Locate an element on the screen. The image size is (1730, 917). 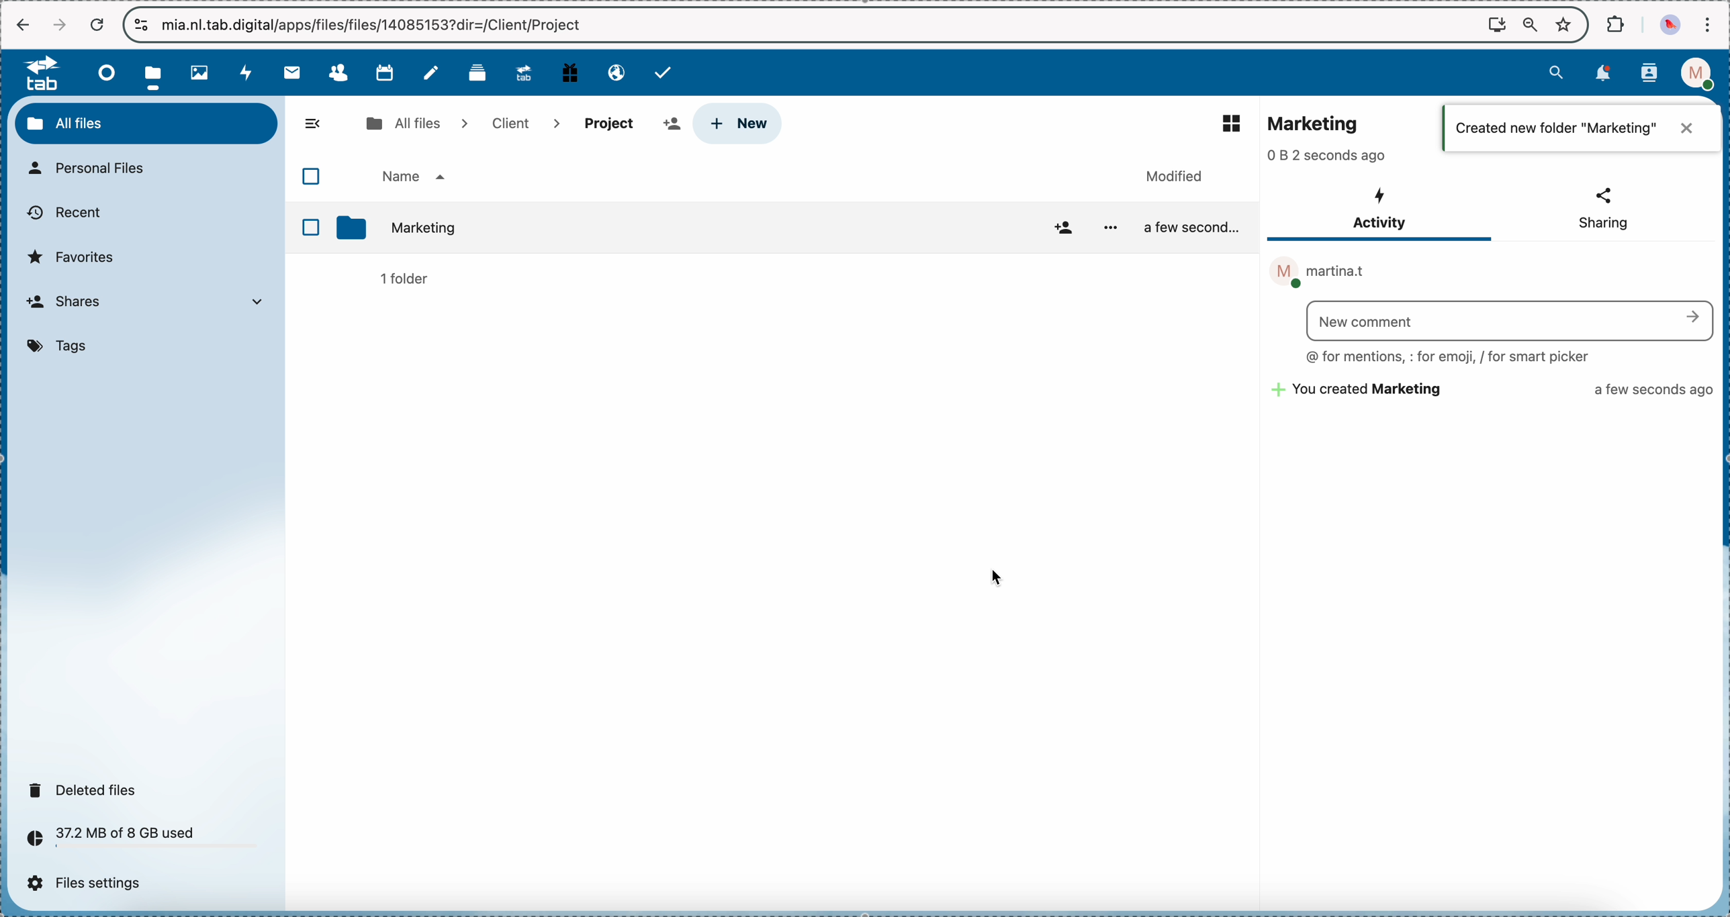
name is located at coordinates (413, 177).